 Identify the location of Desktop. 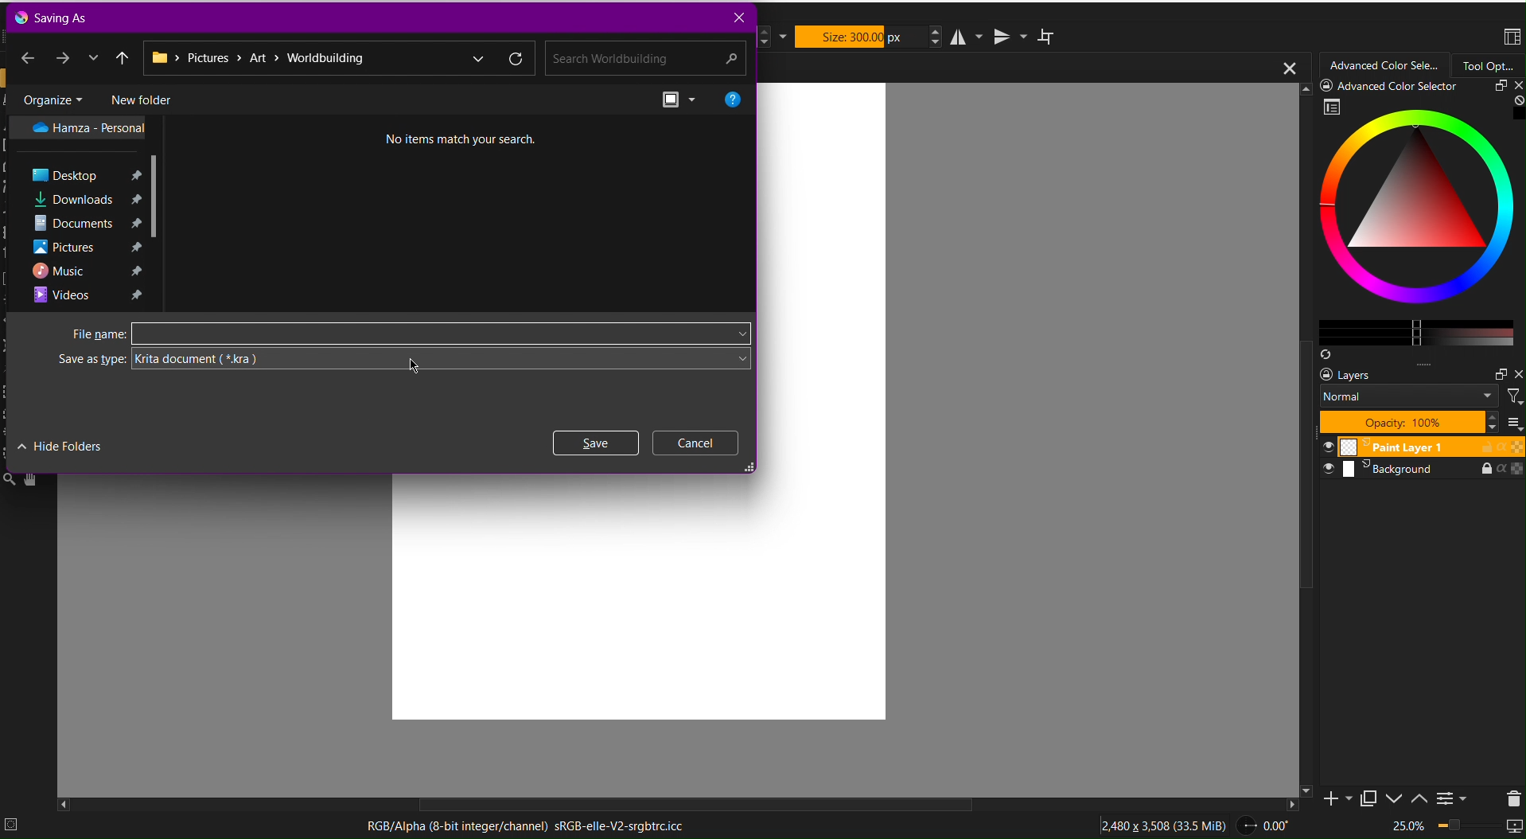
(66, 174).